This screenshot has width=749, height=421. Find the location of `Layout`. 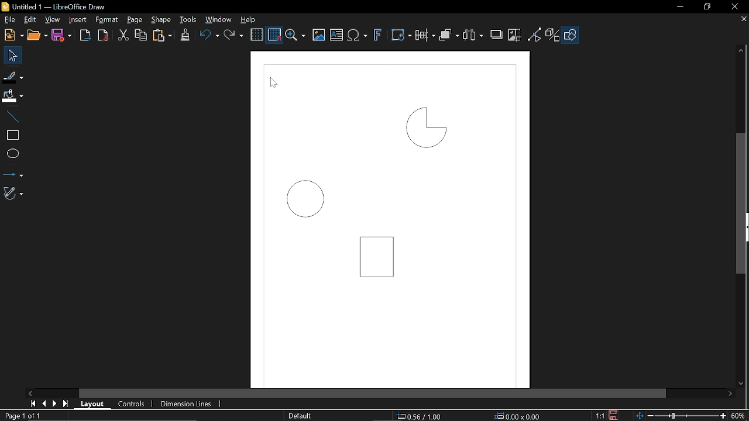

Layout is located at coordinates (92, 404).